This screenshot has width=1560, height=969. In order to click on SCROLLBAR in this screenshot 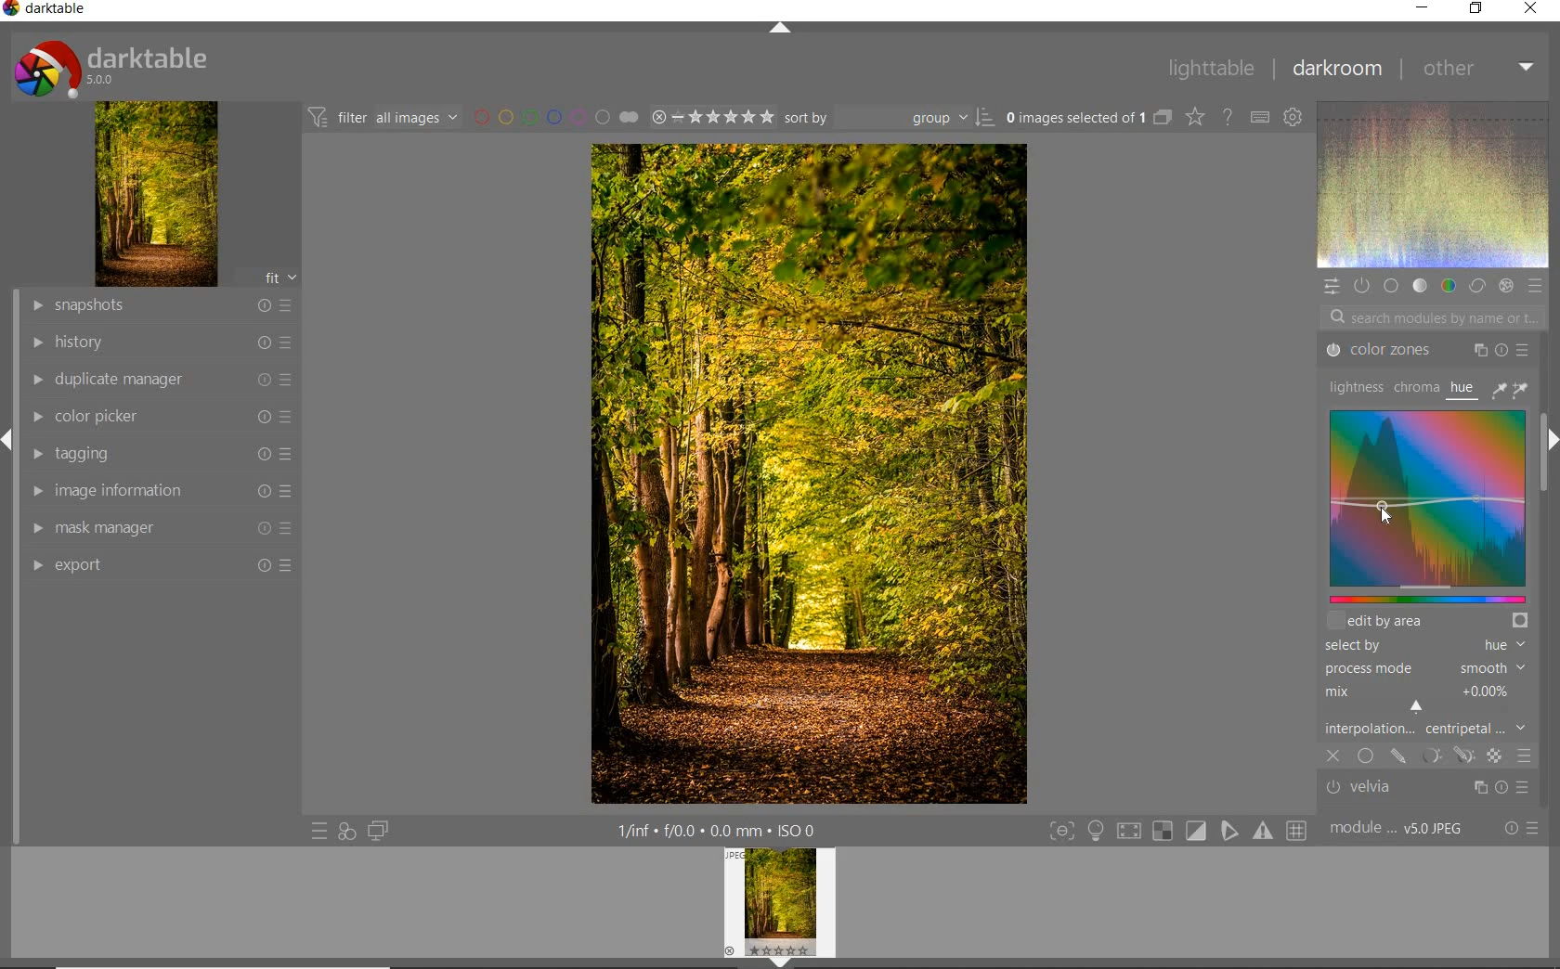, I will do `click(1548, 476)`.